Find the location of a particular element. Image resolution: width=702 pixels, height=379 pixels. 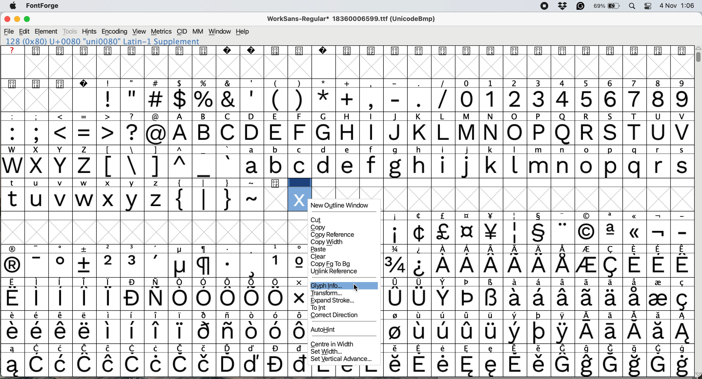

special characters  is located at coordinates (29, 182).